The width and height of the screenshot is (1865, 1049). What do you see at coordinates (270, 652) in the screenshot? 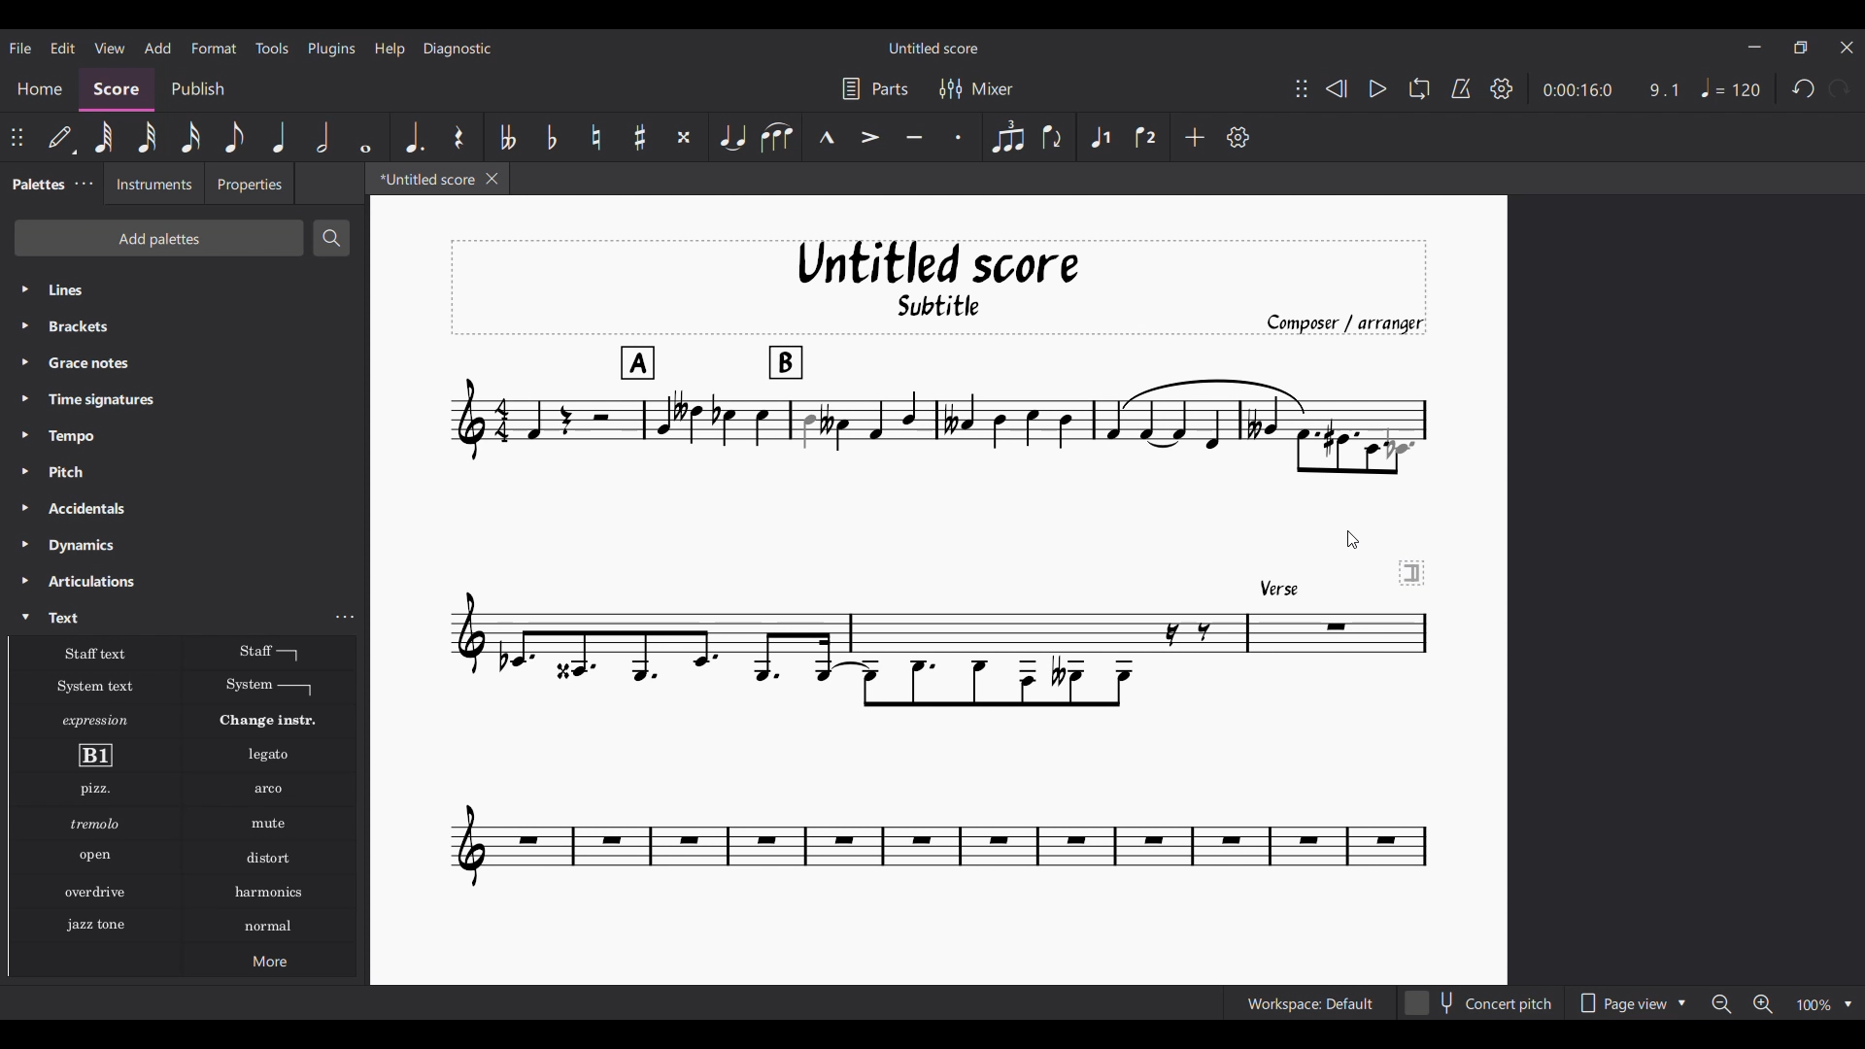
I see `Staff text line` at bounding box center [270, 652].